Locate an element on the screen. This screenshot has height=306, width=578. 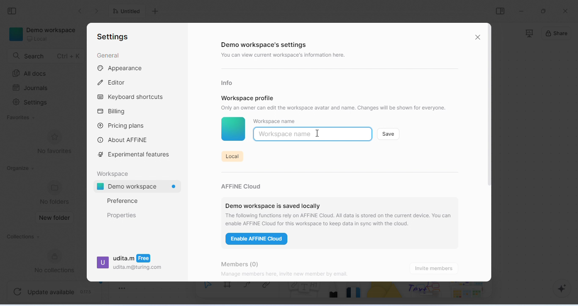
demo workspace is located at coordinates (140, 187).